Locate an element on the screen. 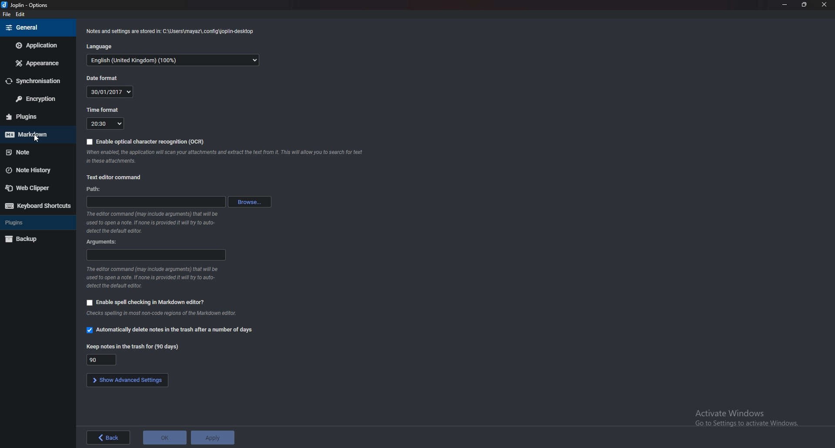 Image resolution: width=835 pixels, height=448 pixels. web clipper is located at coordinates (36, 188).